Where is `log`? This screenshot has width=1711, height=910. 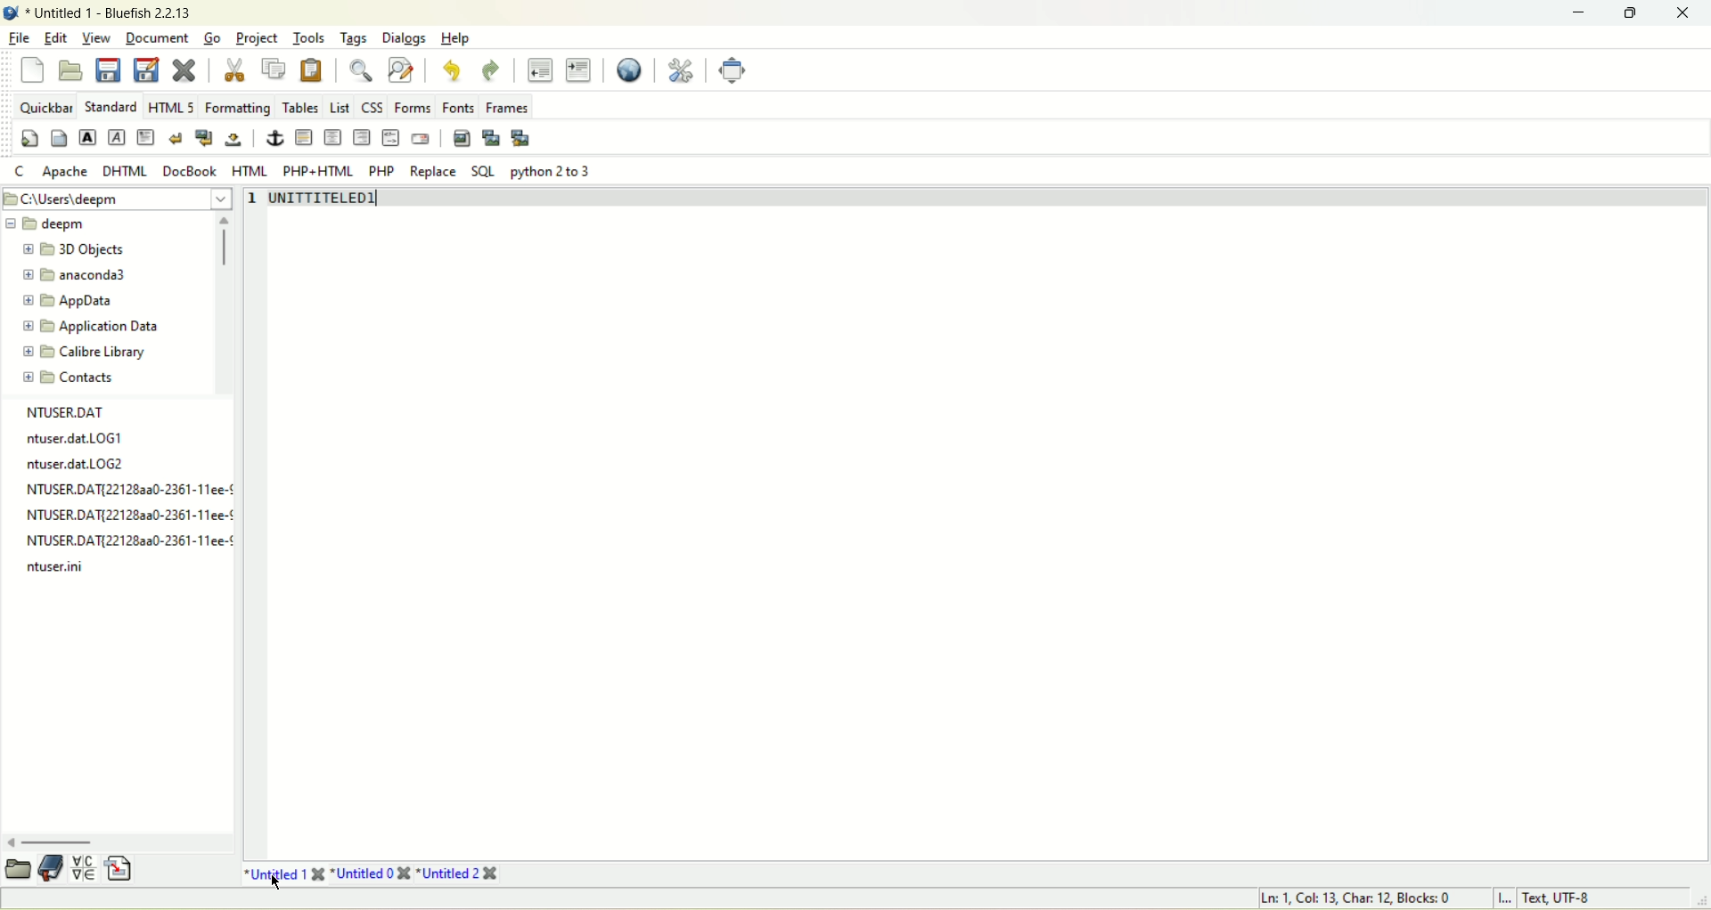 log is located at coordinates (81, 466).